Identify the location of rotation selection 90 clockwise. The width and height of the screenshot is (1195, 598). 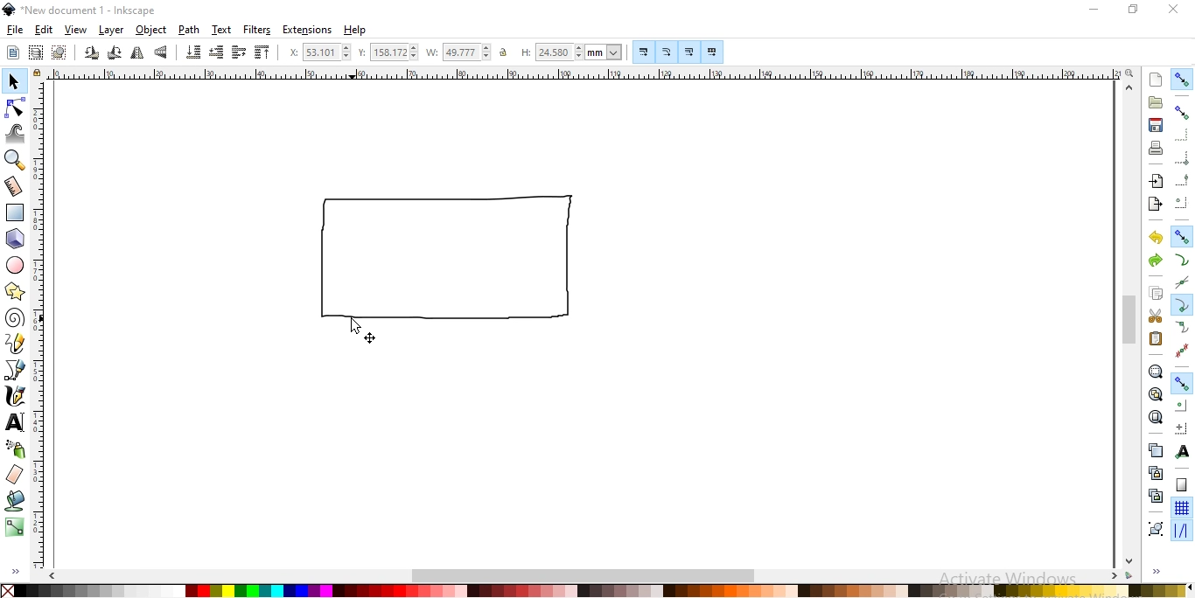
(115, 52).